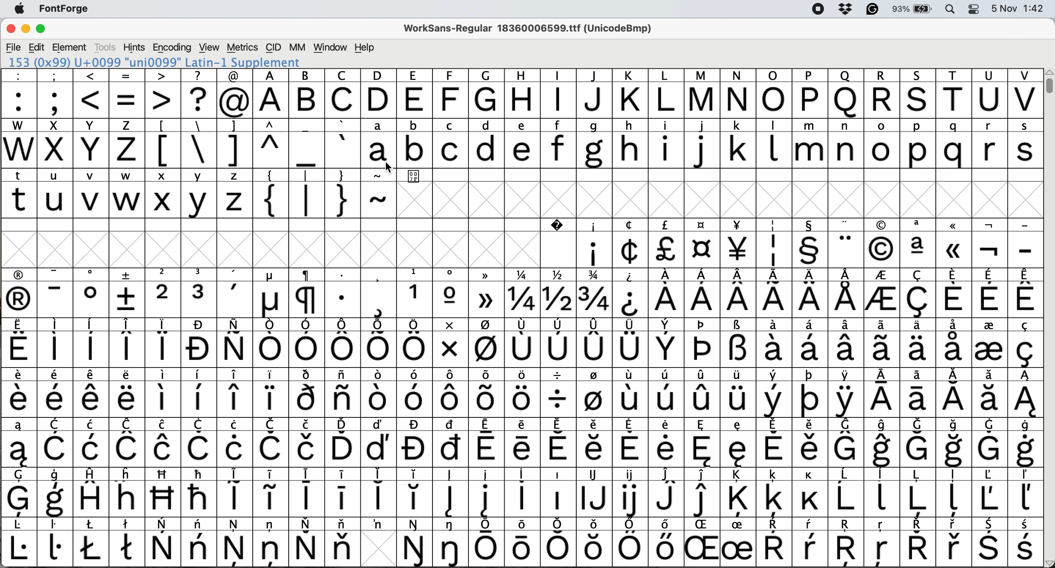 Image resolution: width=1055 pixels, height=568 pixels. What do you see at coordinates (452, 542) in the screenshot?
I see `symbol` at bounding box center [452, 542].